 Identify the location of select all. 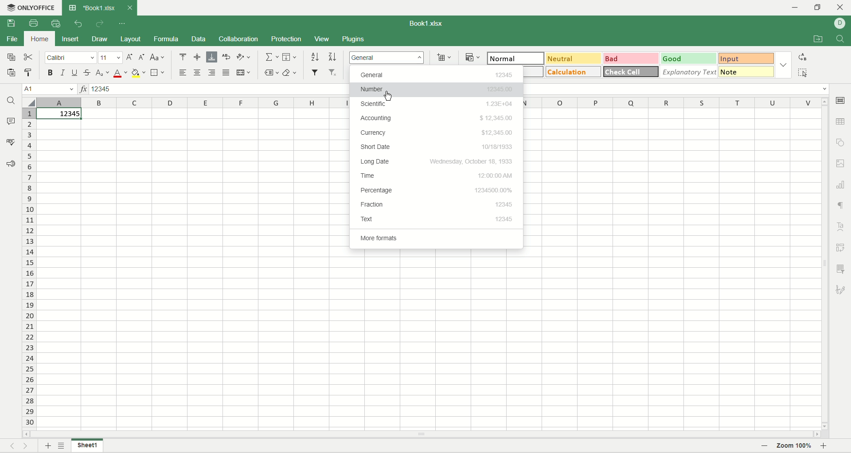
(30, 103).